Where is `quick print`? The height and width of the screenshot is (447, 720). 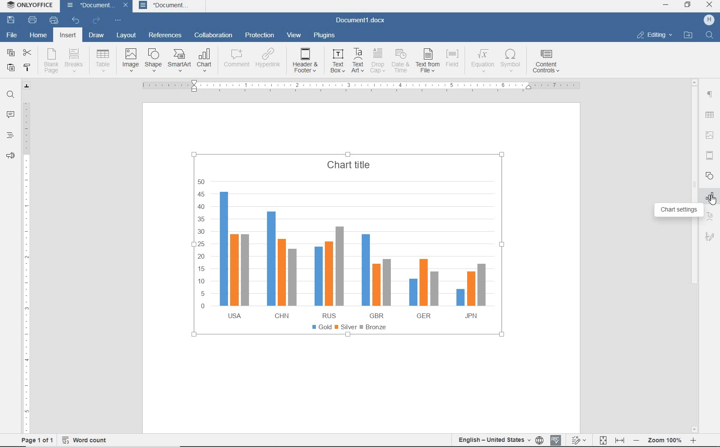 quick print is located at coordinates (53, 21).